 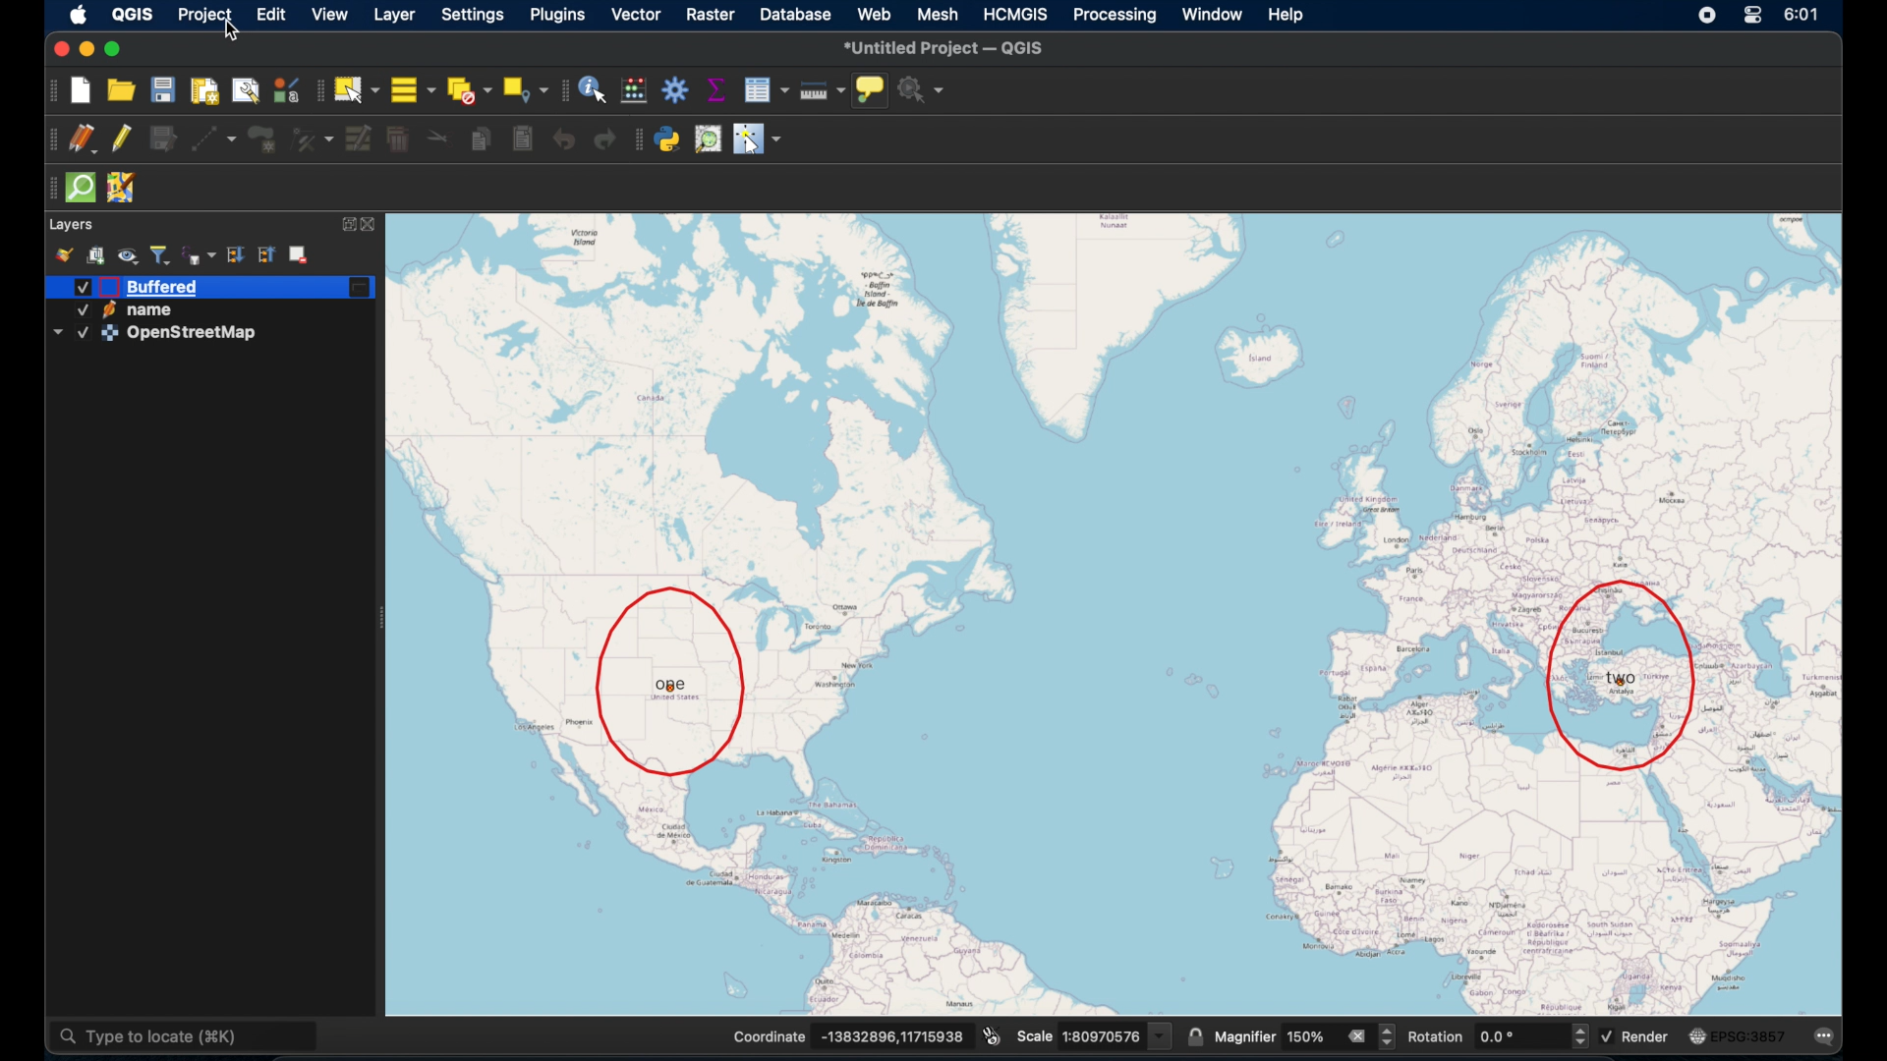 I want to click on undo, so click(x=562, y=140).